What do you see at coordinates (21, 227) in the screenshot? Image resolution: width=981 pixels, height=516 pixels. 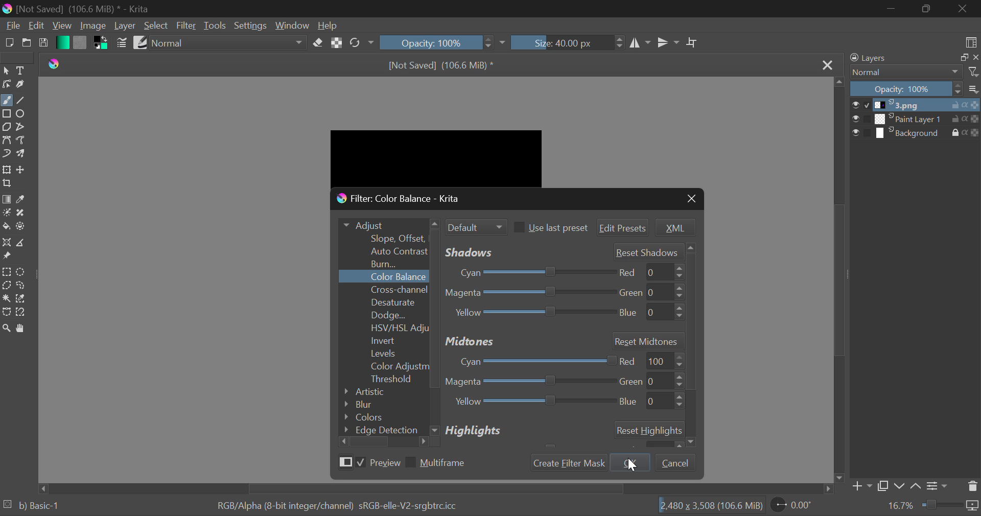 I see `Enclose and Fill` at bounding box center [21, 227].